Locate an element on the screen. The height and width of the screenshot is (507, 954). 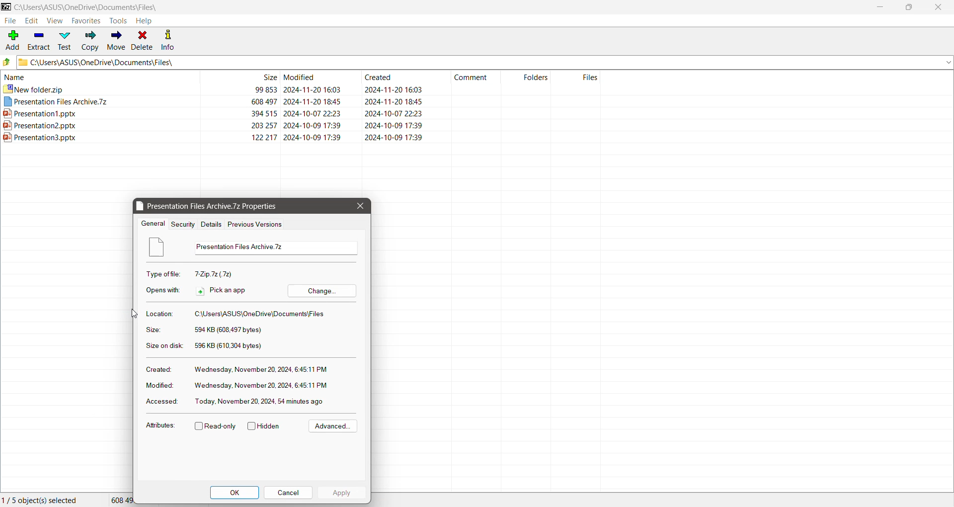
Extract is located at coordinates (39, 41).